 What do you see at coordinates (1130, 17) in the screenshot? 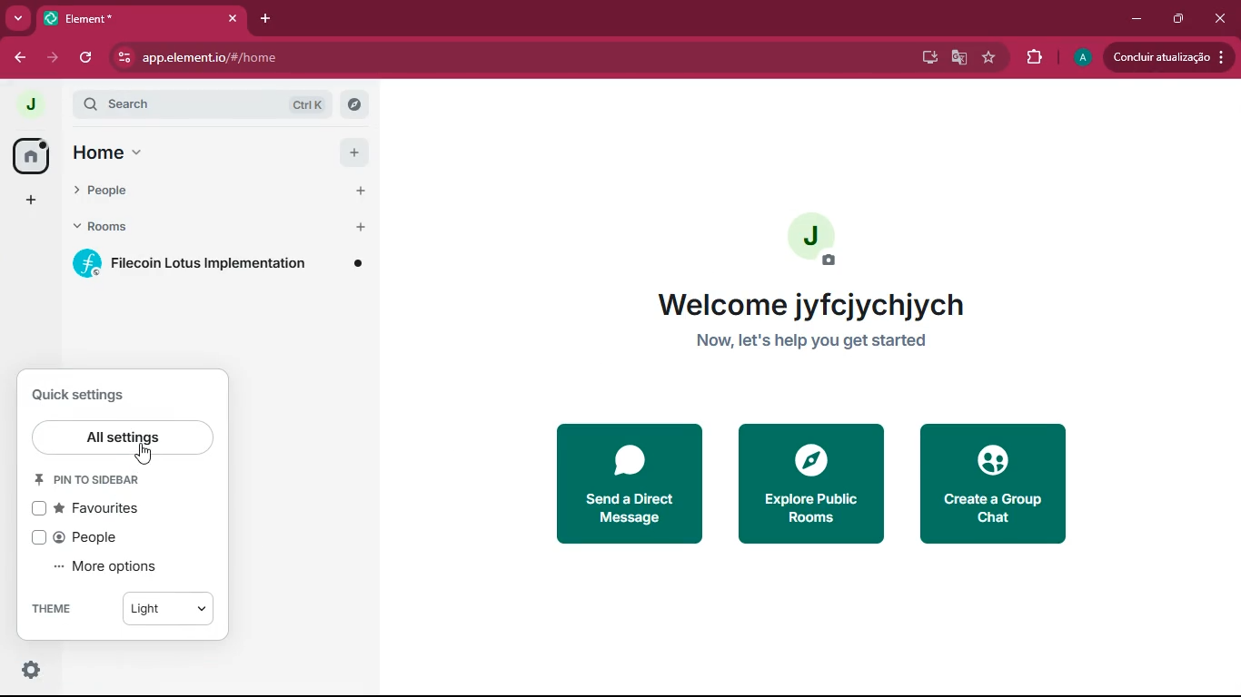
I see `minimize` at bounding box center [1130, 17].